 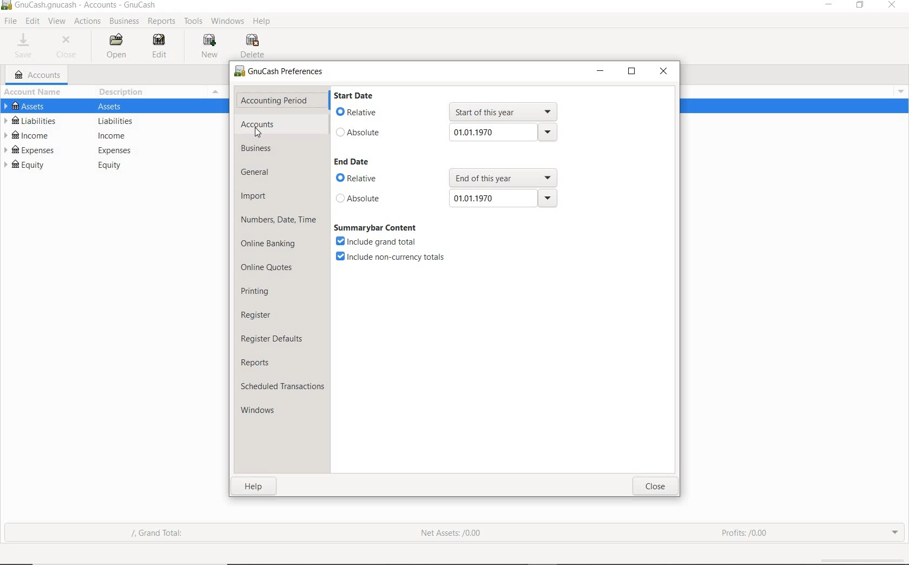 What do you see at coordinates (35, 121) in the screenshot?
I see `LIABILITIES` at bounding box center [35, 121].